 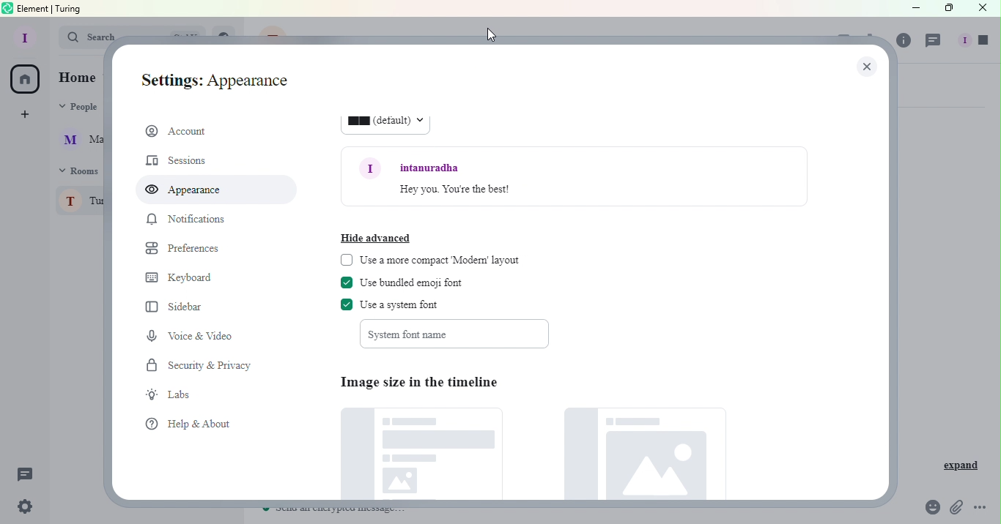 What do you see at coordinates (862, 65) in the screenshot?
I see `Close` at bounding box center [862, 65].